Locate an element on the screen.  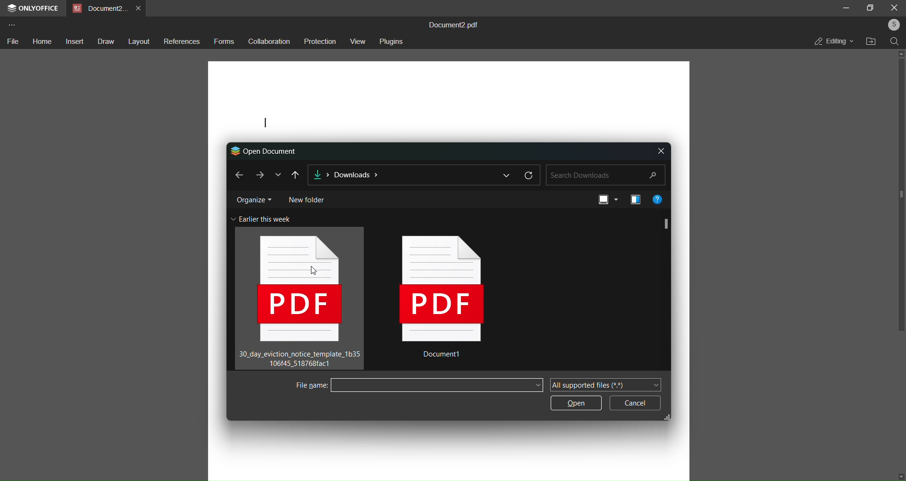
up is located at coordinates (899, 53).